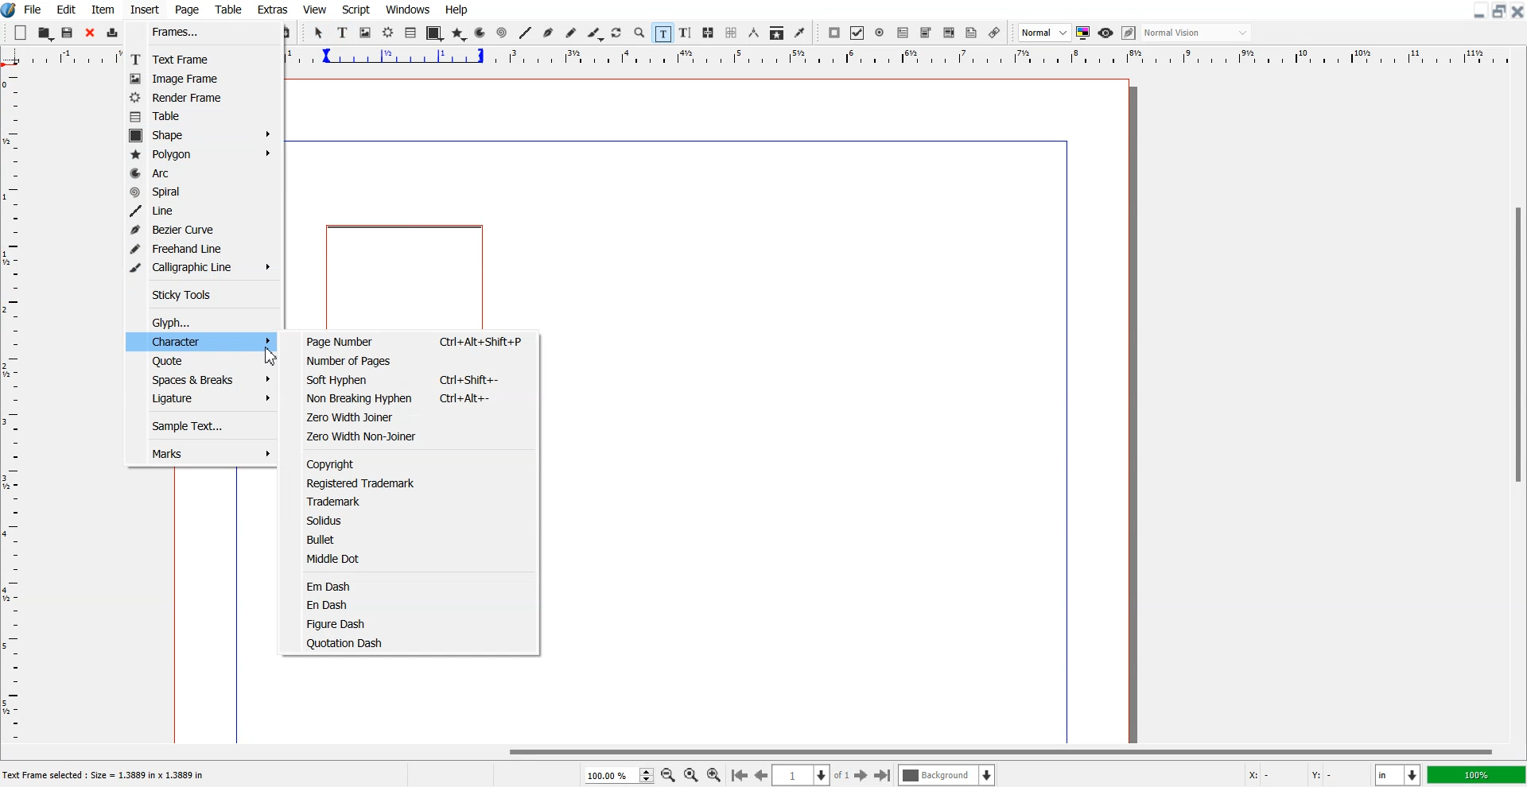 This screenshot has width=1527, height=787. I want to click on Bezier Curve, so click(200, 230).